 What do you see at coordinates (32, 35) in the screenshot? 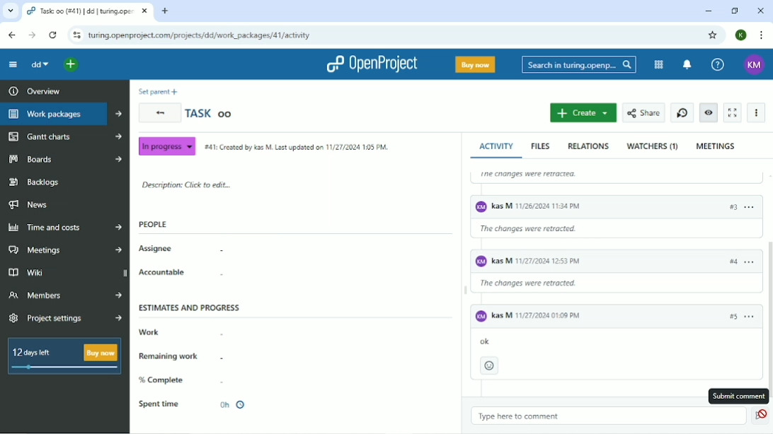
I see `Forward` at bounding box center [32, 35].